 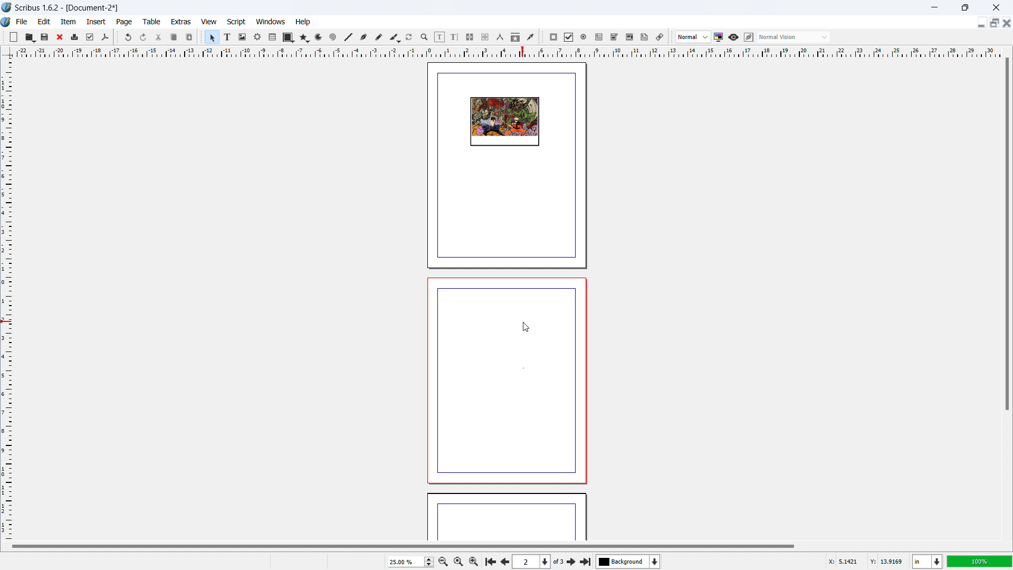 What do you see at coordinates (409, 37) in the screenshot?
I see `rotate item` at bounding box center [409, 37].